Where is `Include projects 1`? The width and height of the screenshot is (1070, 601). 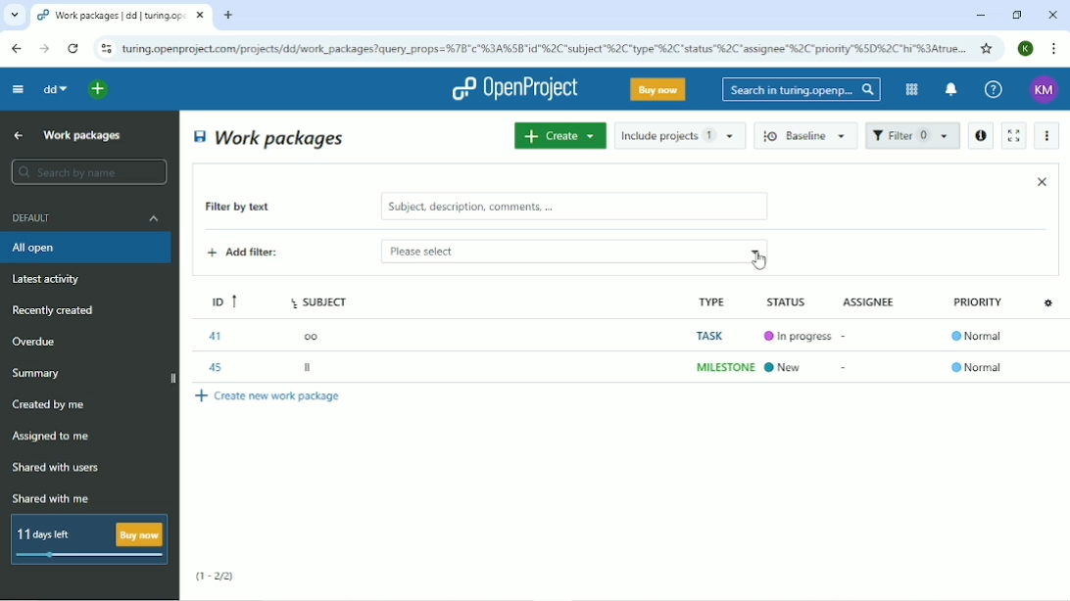
Include projects 1 is located at coordinates (680, 135).